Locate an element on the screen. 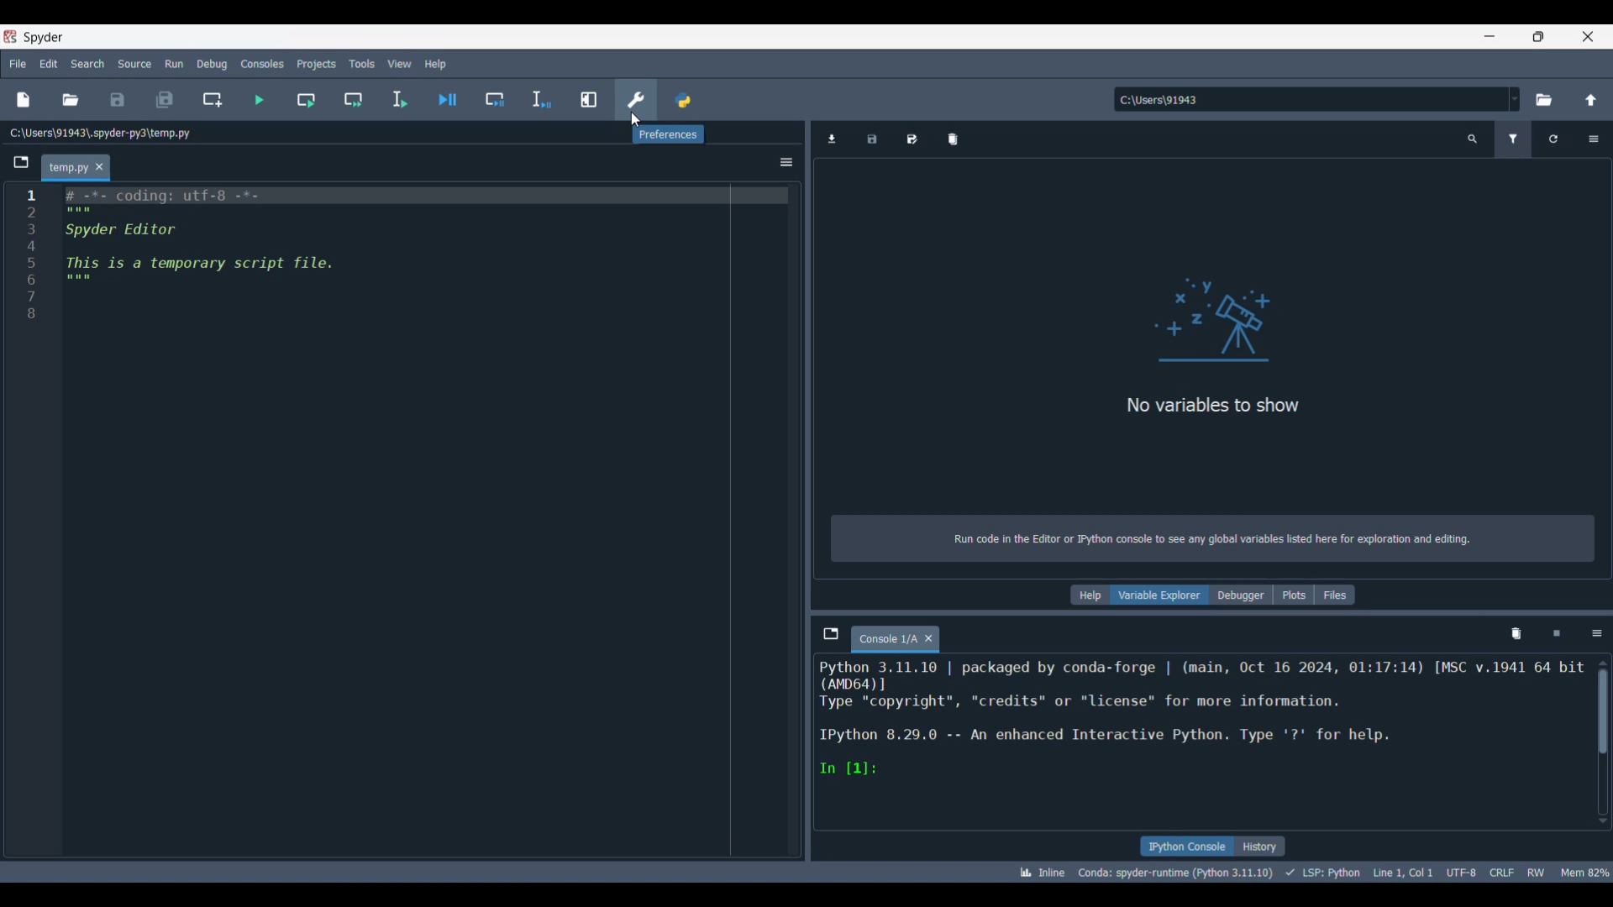  History  is located at coordinates (1261, 847).